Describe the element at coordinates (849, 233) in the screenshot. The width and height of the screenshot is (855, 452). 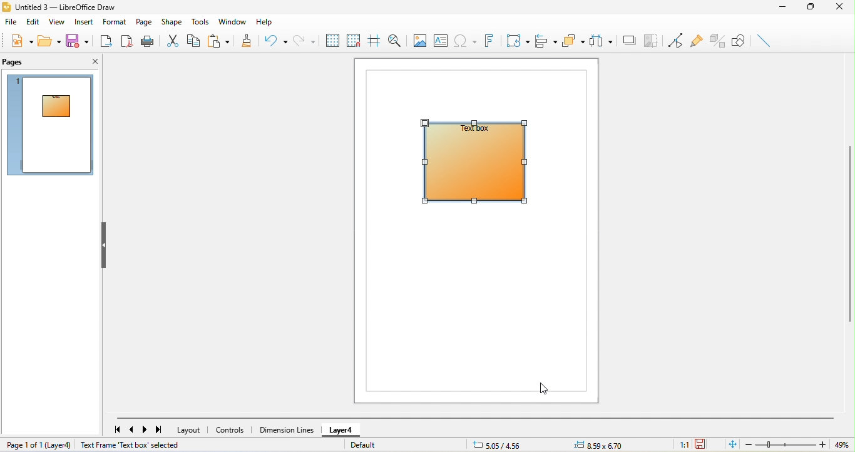
I see `vertical scroll bar` at that location.